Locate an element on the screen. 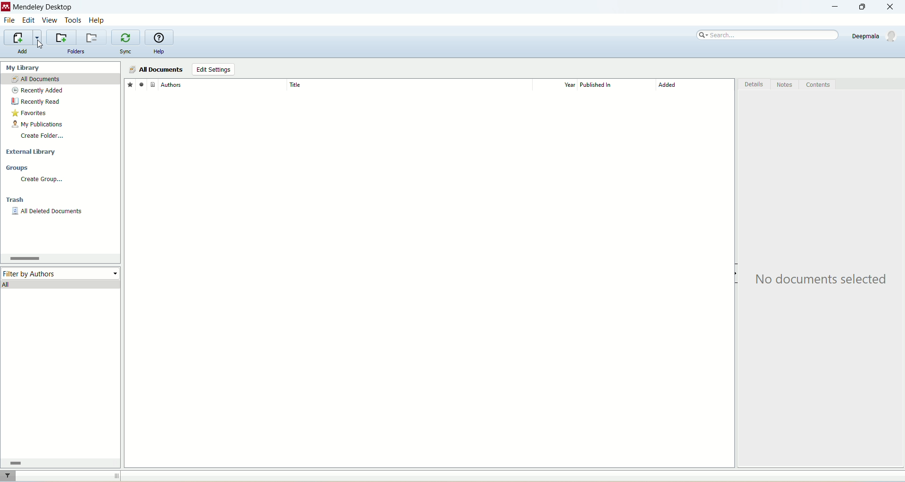 The image size is (905, 482). filter is located at coordinates (9, 476).